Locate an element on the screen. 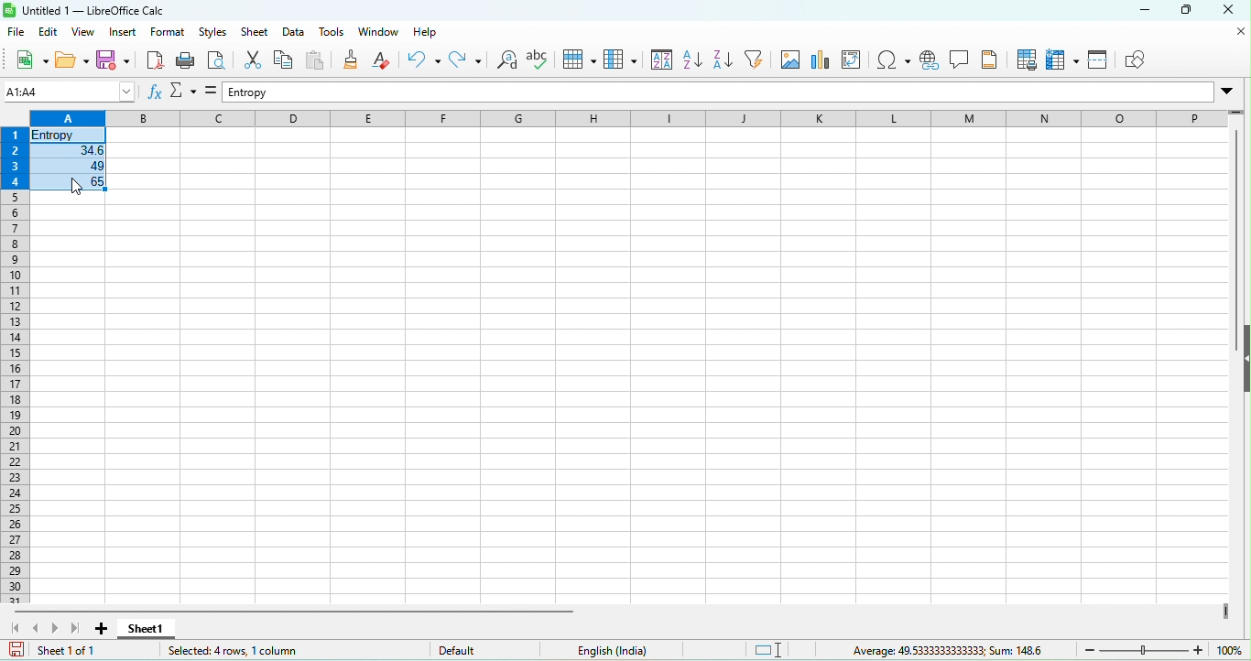  image is located at coordinates (792, 60).